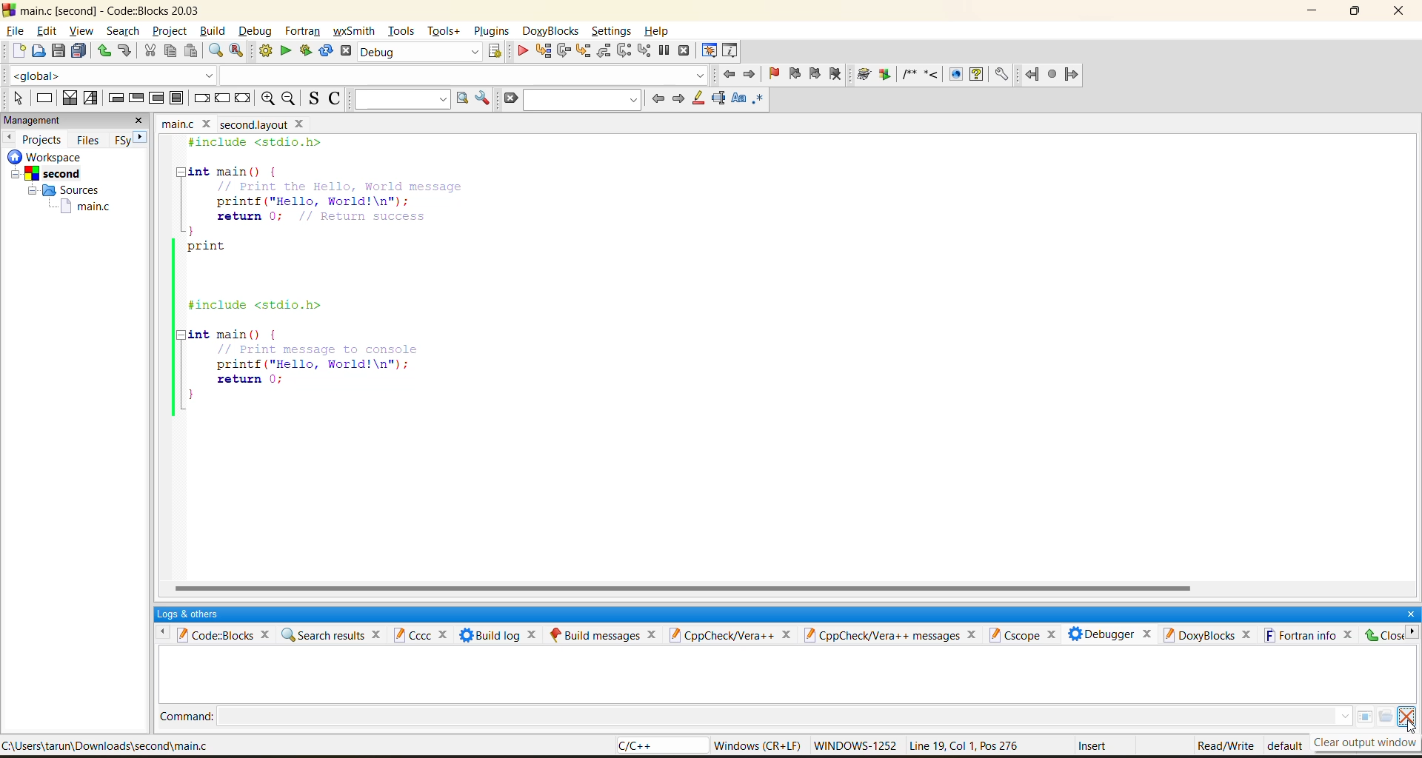  I want to click on build target, so click(421, 51).